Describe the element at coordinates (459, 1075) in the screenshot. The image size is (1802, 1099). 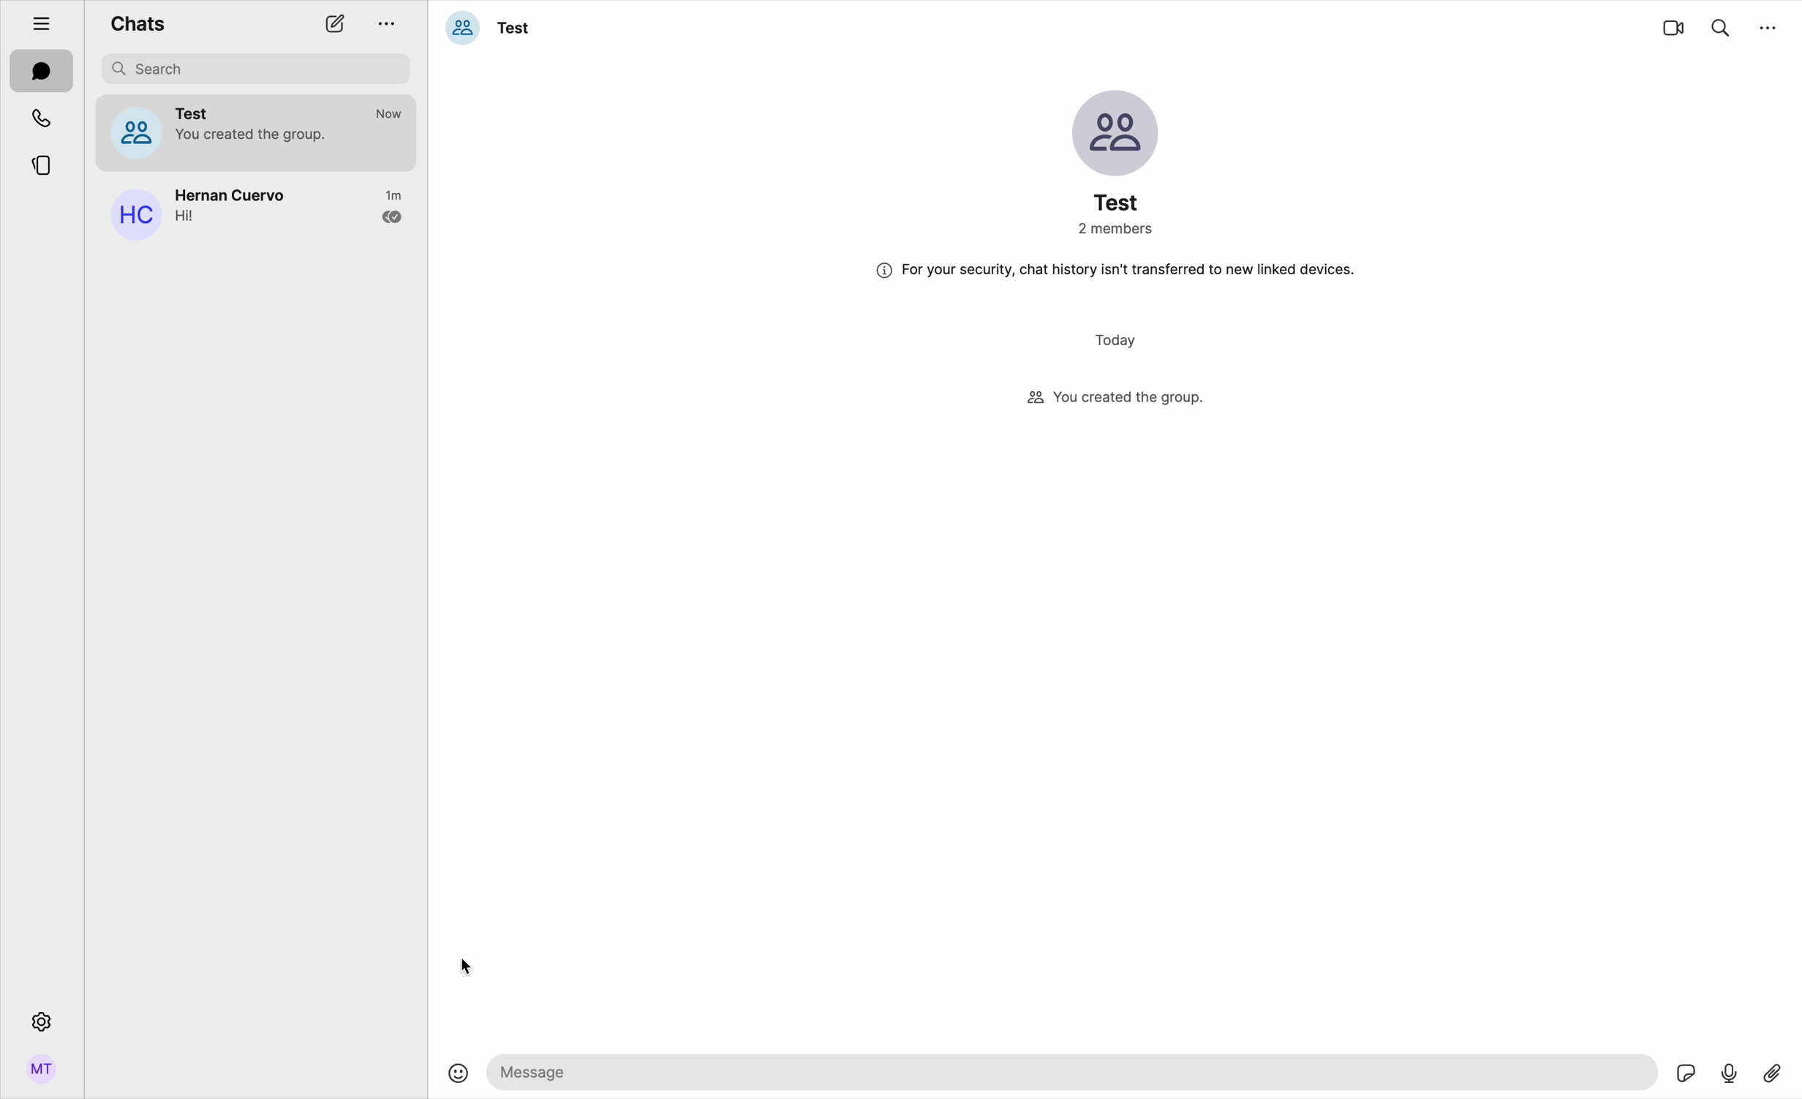
I see `emoji` at that location.